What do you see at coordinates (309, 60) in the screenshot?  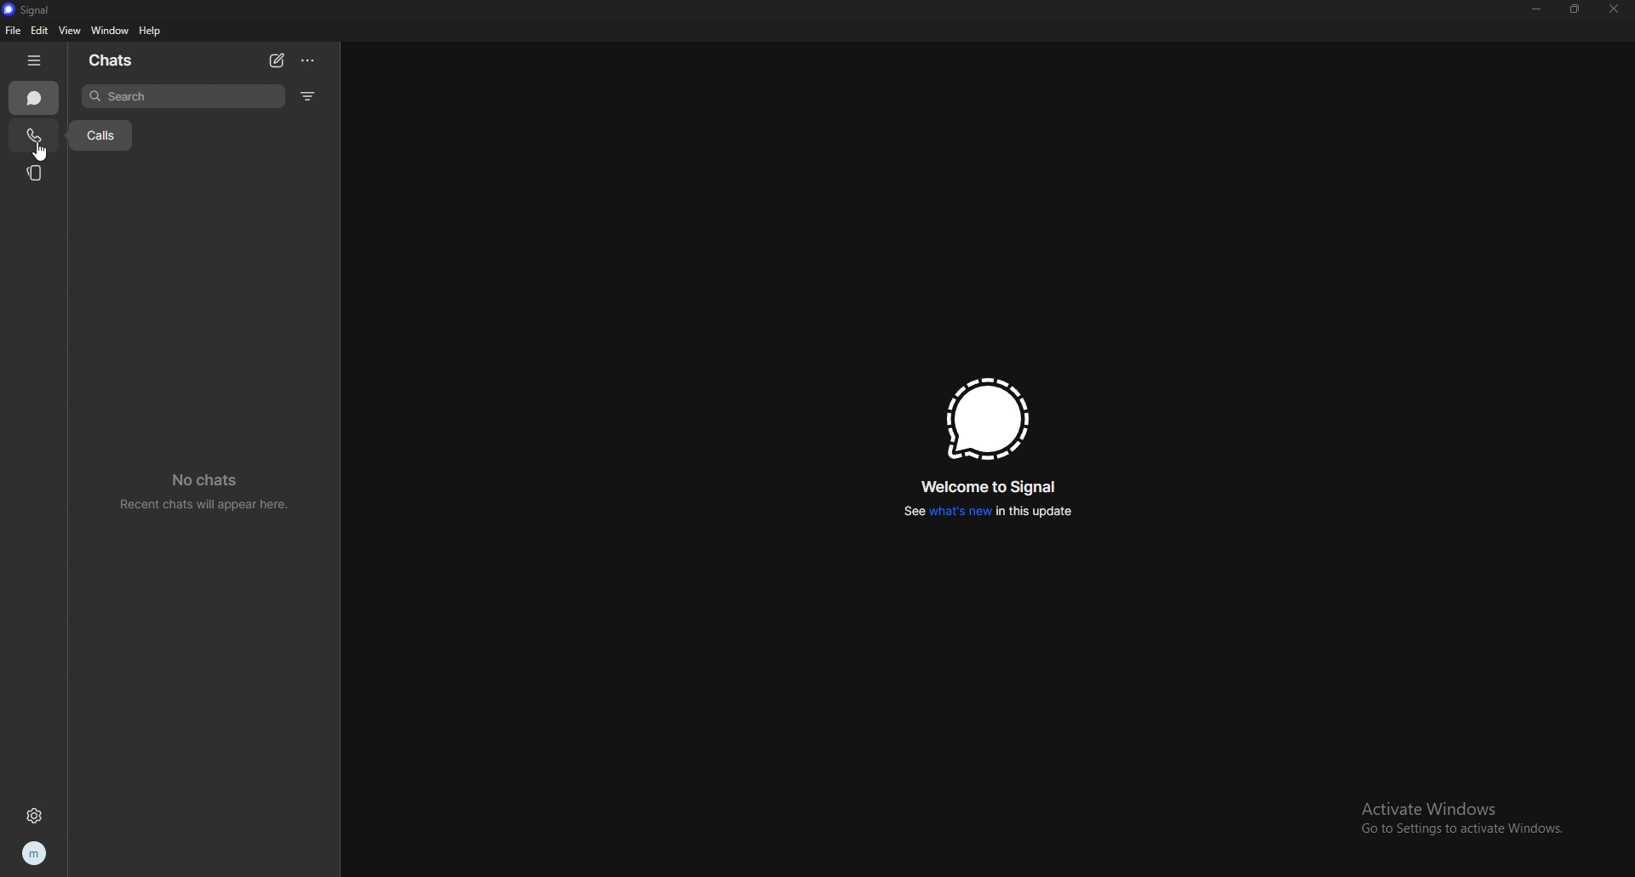 I see `options` at bounding box center [309, 60].